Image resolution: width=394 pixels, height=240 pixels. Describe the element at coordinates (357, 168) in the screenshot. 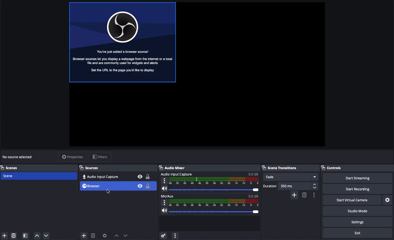

I see `Controls` at that location.